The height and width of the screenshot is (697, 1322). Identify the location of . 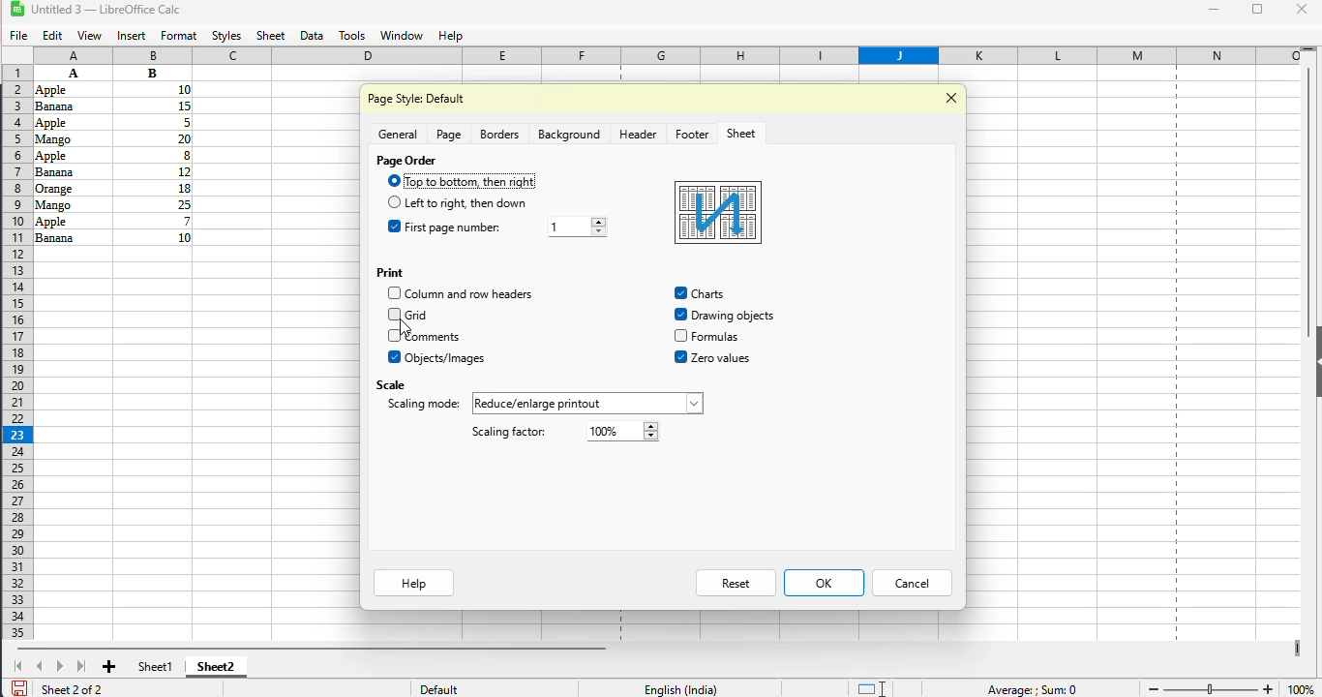
(69, 106).